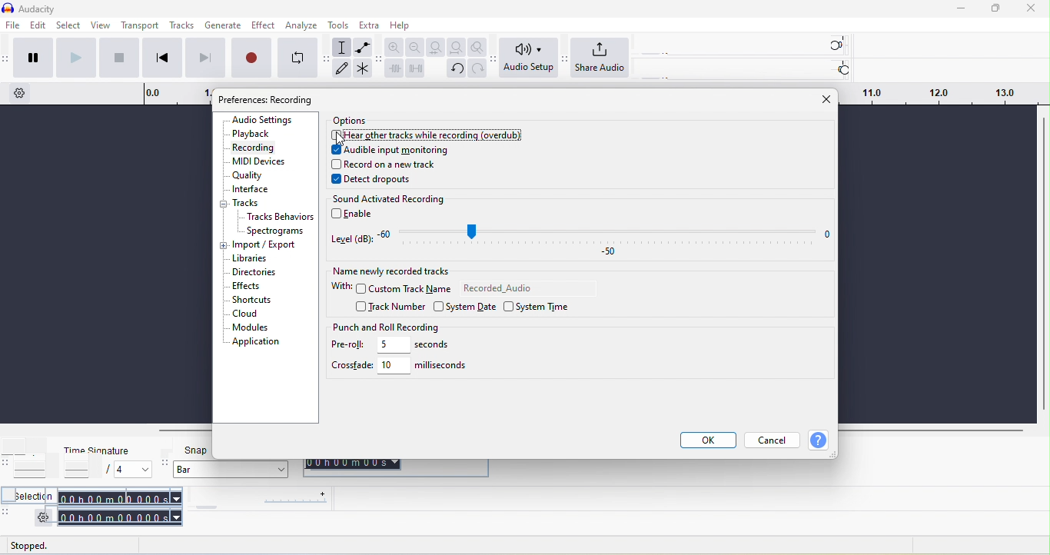 This screenshot has height=555, width=1050. I want to click on multi tool, so click(364, 68).